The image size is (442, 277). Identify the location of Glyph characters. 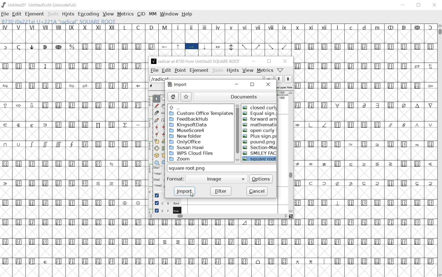
(291, 40).